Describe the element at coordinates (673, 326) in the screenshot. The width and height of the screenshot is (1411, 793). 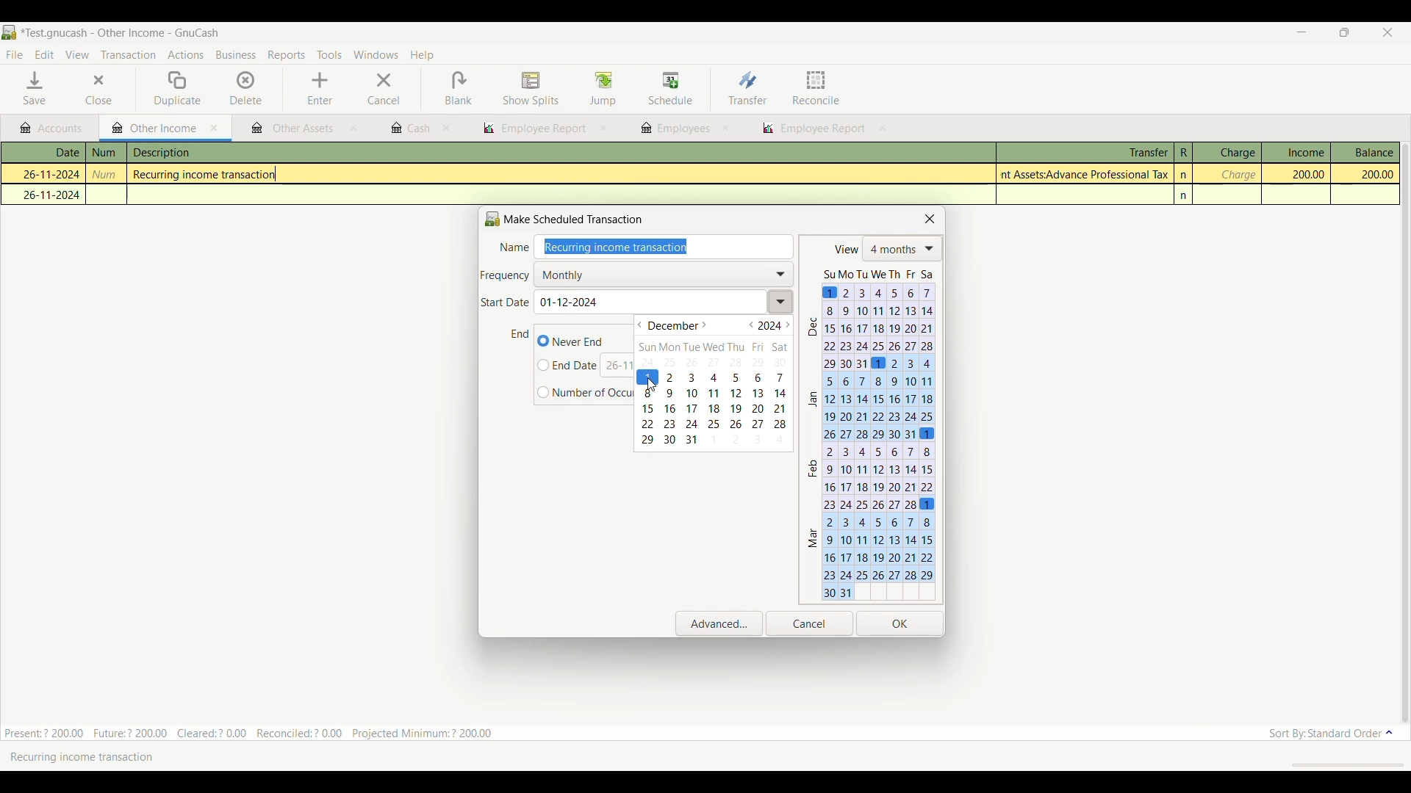
I see `Current month` at that location.